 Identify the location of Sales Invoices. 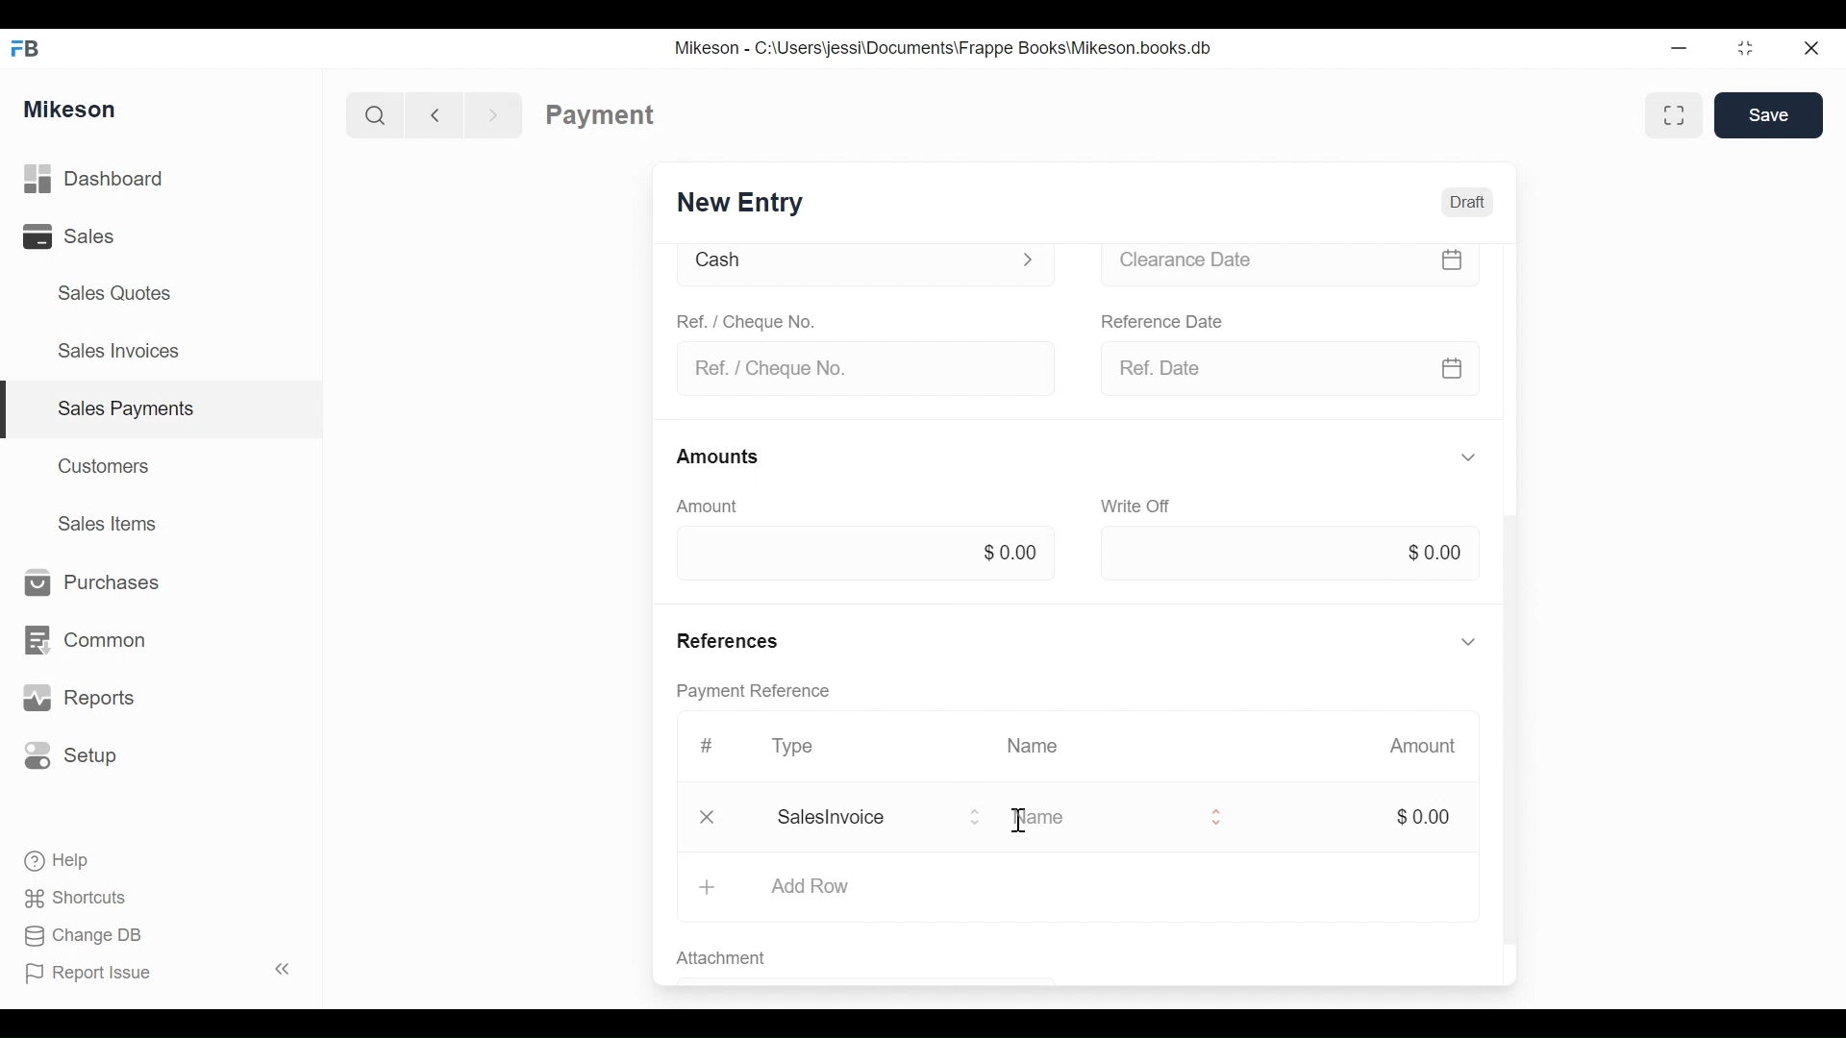
(112, 353).